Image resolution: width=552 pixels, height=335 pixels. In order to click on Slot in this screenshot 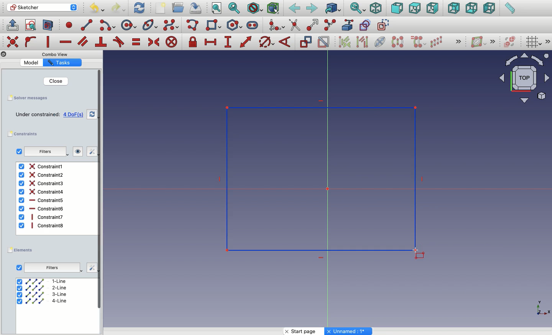, I will do `click(253, 25)`.